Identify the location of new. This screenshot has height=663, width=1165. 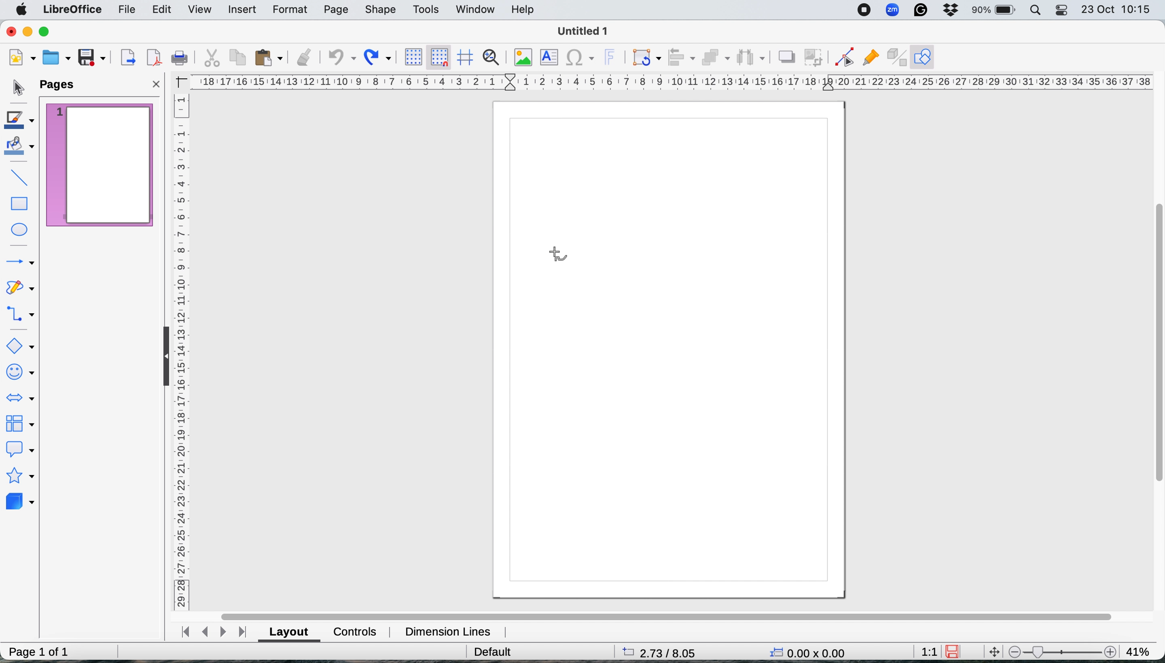
(21, 57).